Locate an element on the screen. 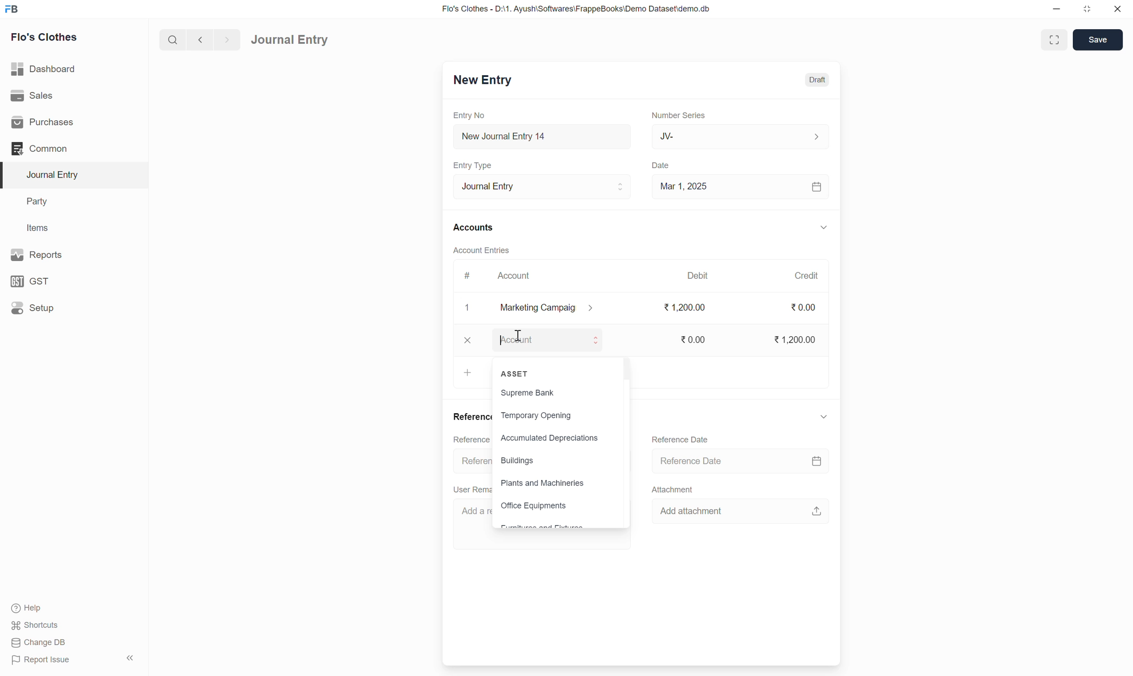 The image size is (1133, 676). Attachment is located at coordinates (672, 490).